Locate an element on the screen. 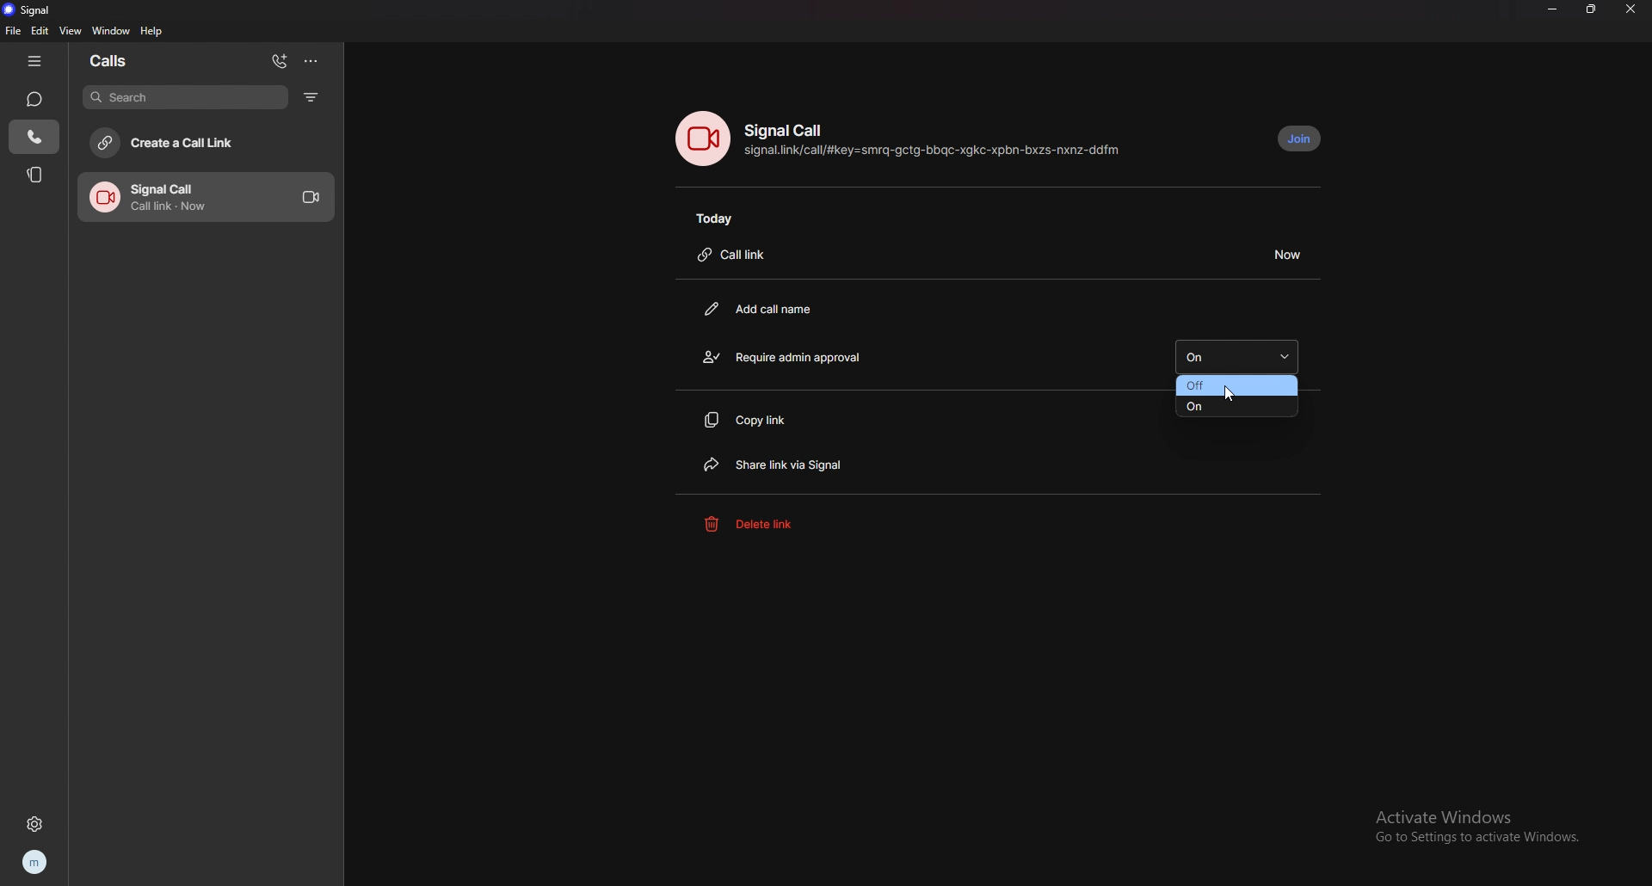  duration is located at coordinates (1285, 254).